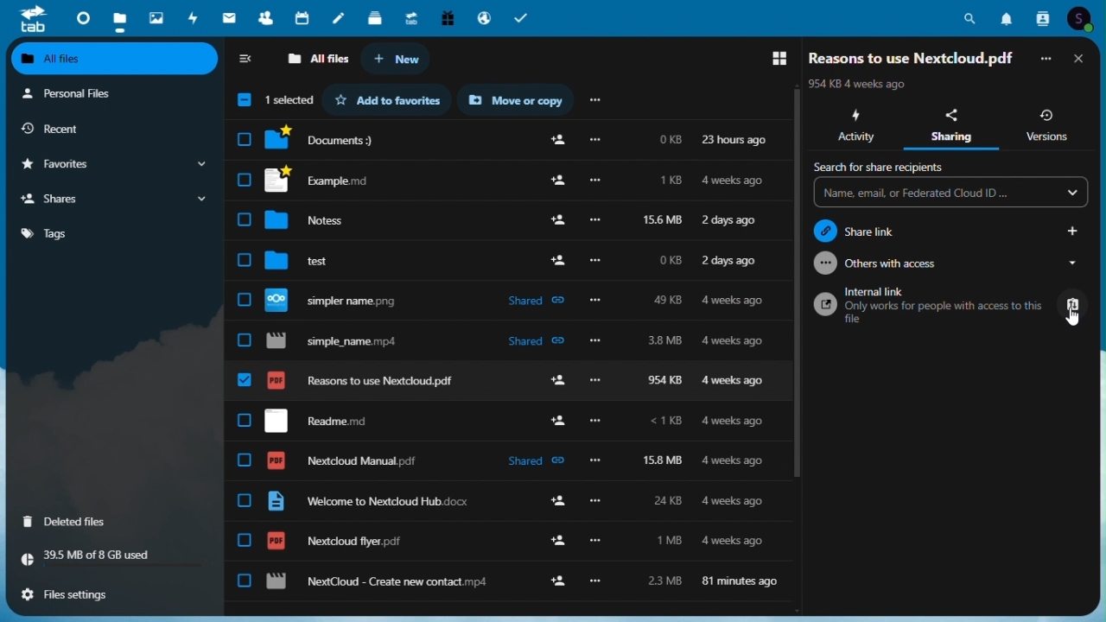 The height and width of the screenshot is (622, 1106). I want to click on 2 days ago, so click(733, 220).